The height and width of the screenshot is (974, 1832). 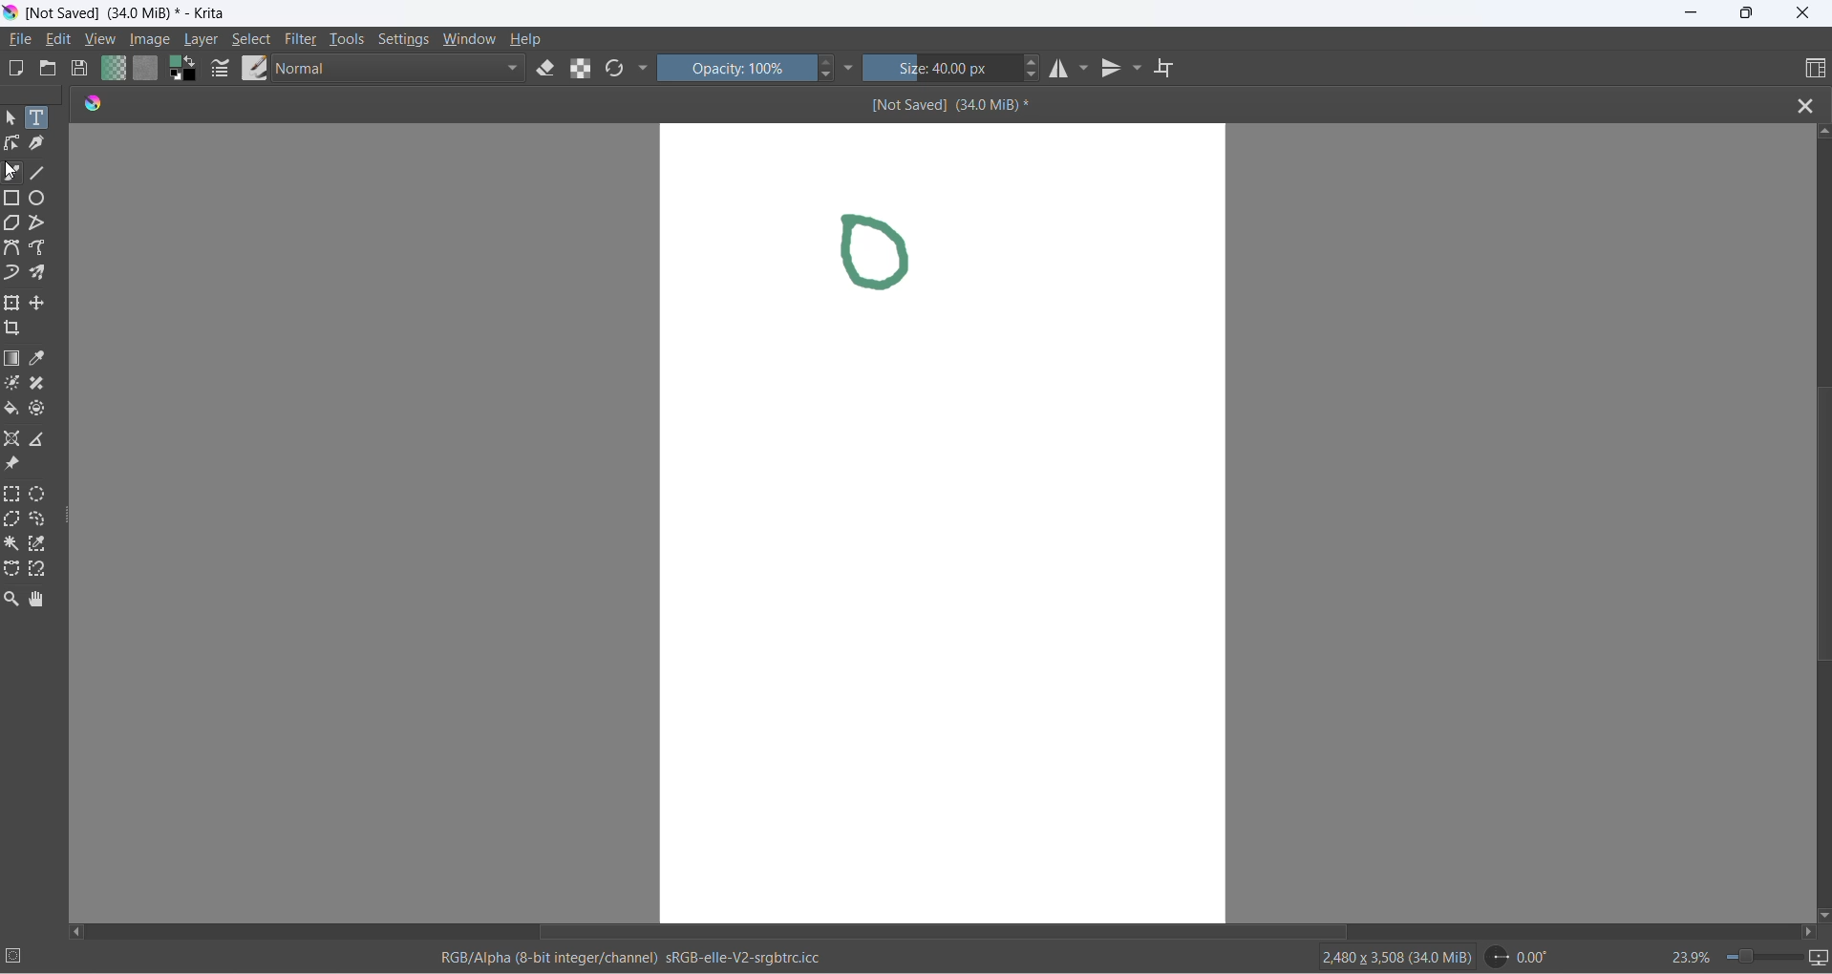 I want to click on rectangular selection tool, so click(x=12, y=497).